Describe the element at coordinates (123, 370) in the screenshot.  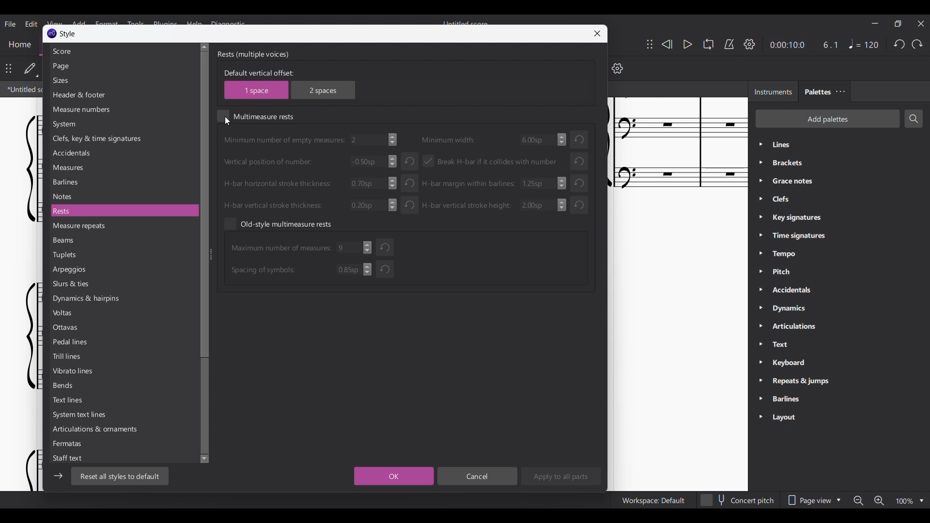
I see `Vibrato lines` at that location.